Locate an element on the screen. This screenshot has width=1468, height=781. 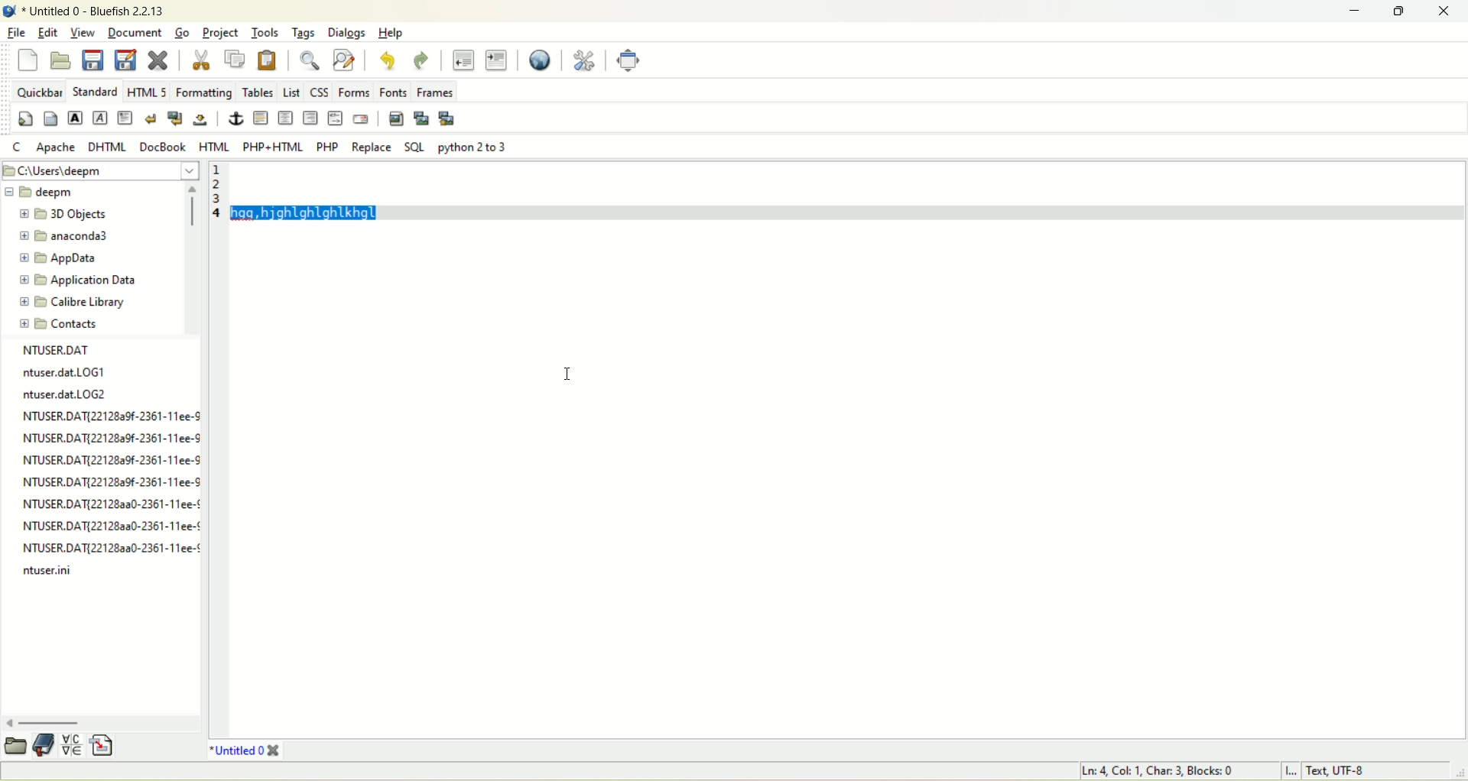
view is located at coordinates (82, 32).